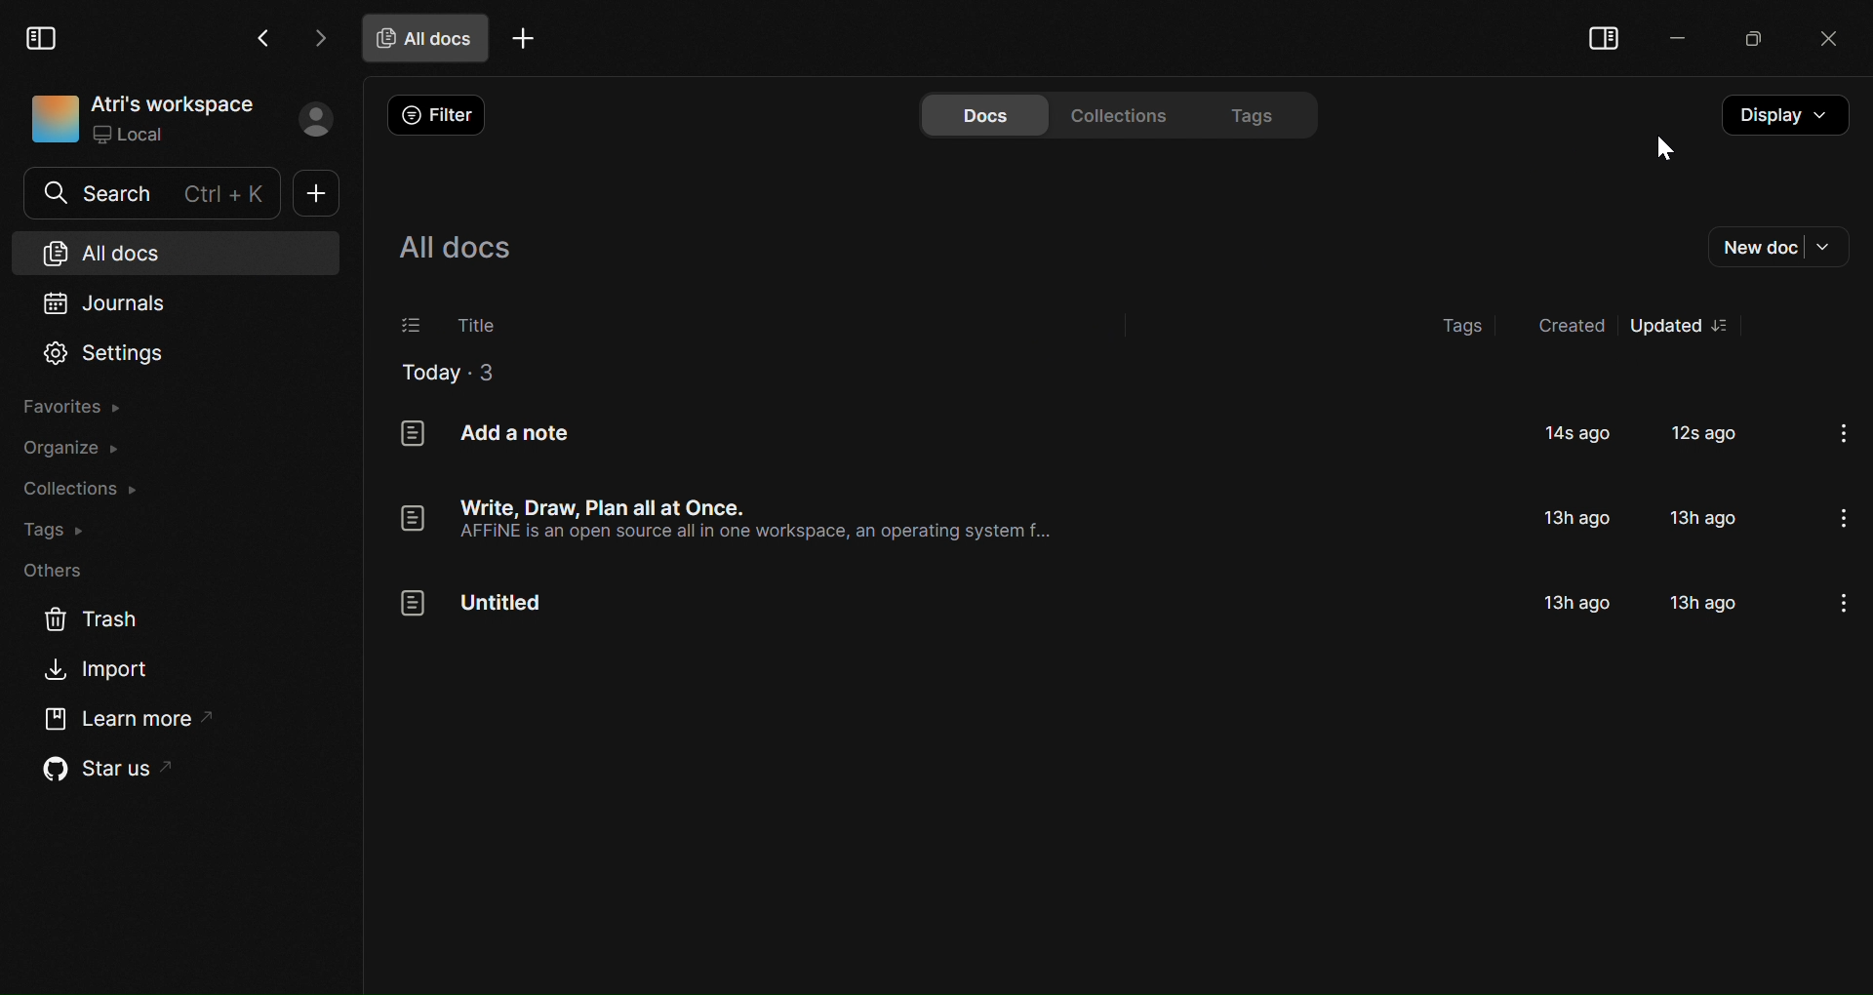  I want to click on cursor, so click(1665, 149).